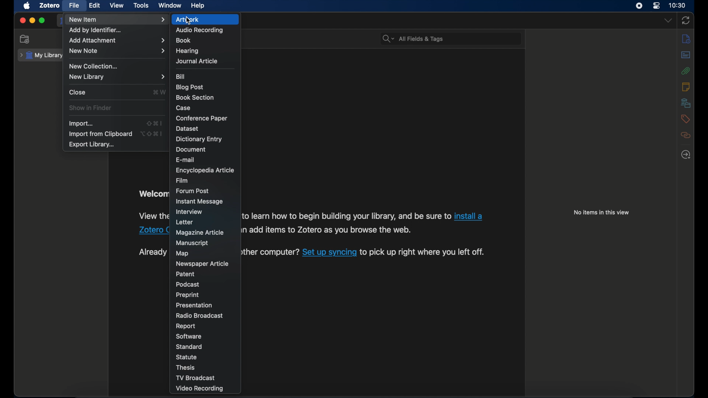 The image size is (708, 398). Describe the element at coordinates (141, 6) in the screenshot. I see `tools` at that location.